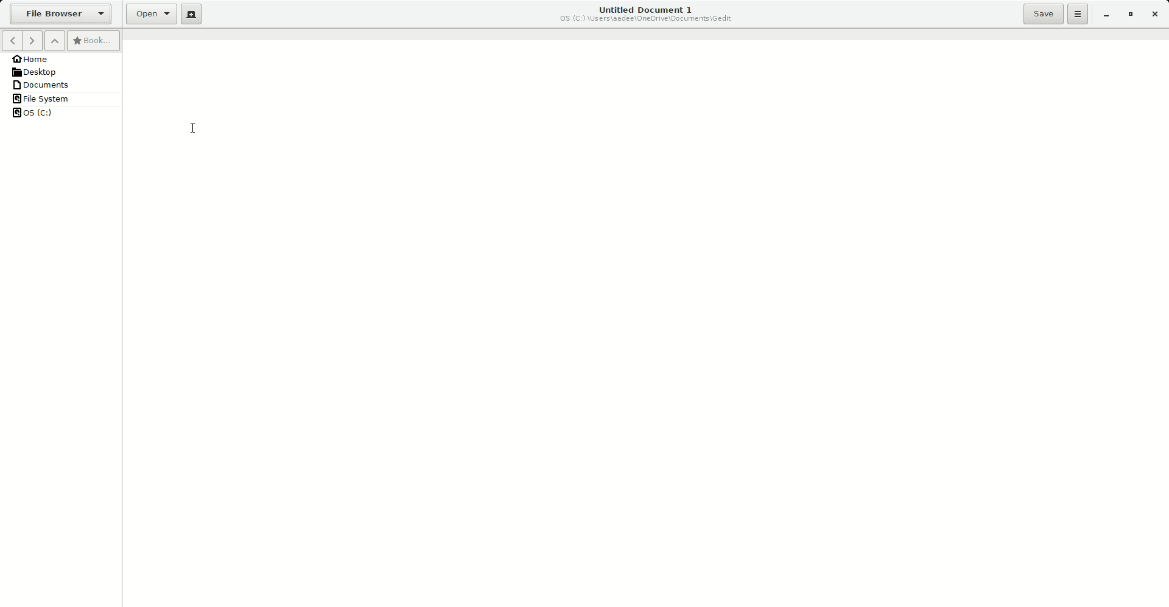 This screenshot has width=1169, height=607. Describe the element at coordinates (54, 41) in the screenshot. I see `Move Up` at that location.